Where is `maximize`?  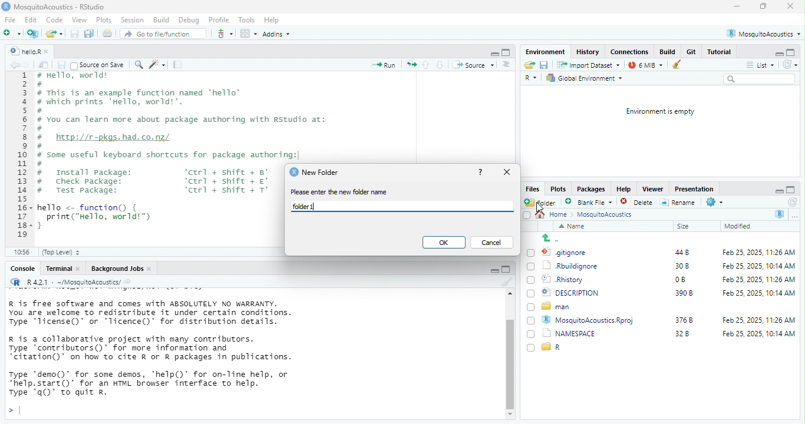 maximize is located at coordinates (764, 6).